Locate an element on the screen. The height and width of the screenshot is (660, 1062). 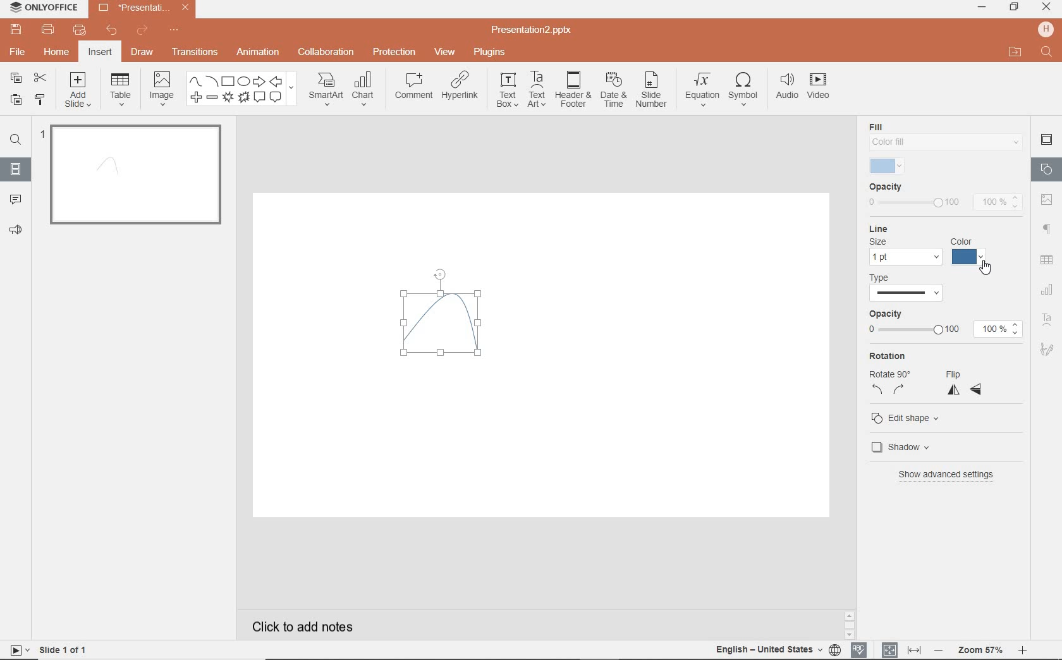
image settings is located at coordinates (1047, 199).